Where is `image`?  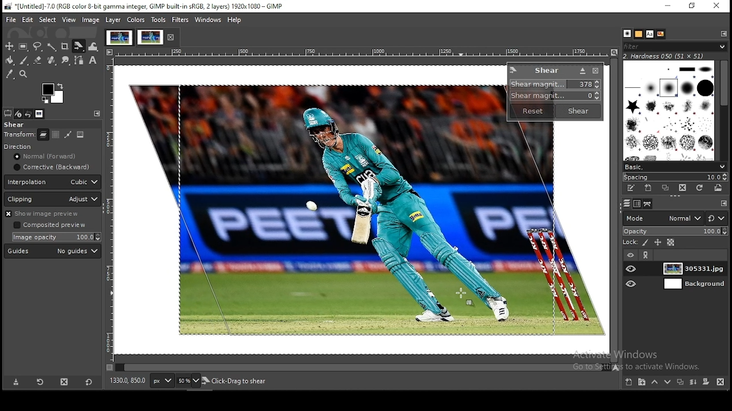
image is located at coordinates (343, 212).